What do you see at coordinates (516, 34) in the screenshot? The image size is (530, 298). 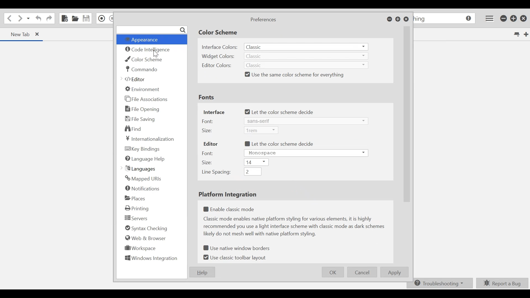 I see `List of tabs` at bounding box center [516, 34].